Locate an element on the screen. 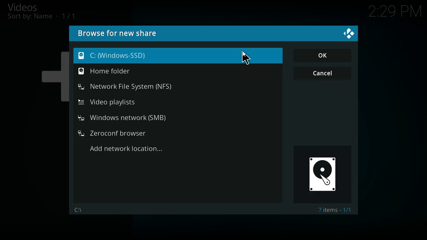 The width and height of the screenshot is (427, 240). c:\ is located at coordinates (78, 210).